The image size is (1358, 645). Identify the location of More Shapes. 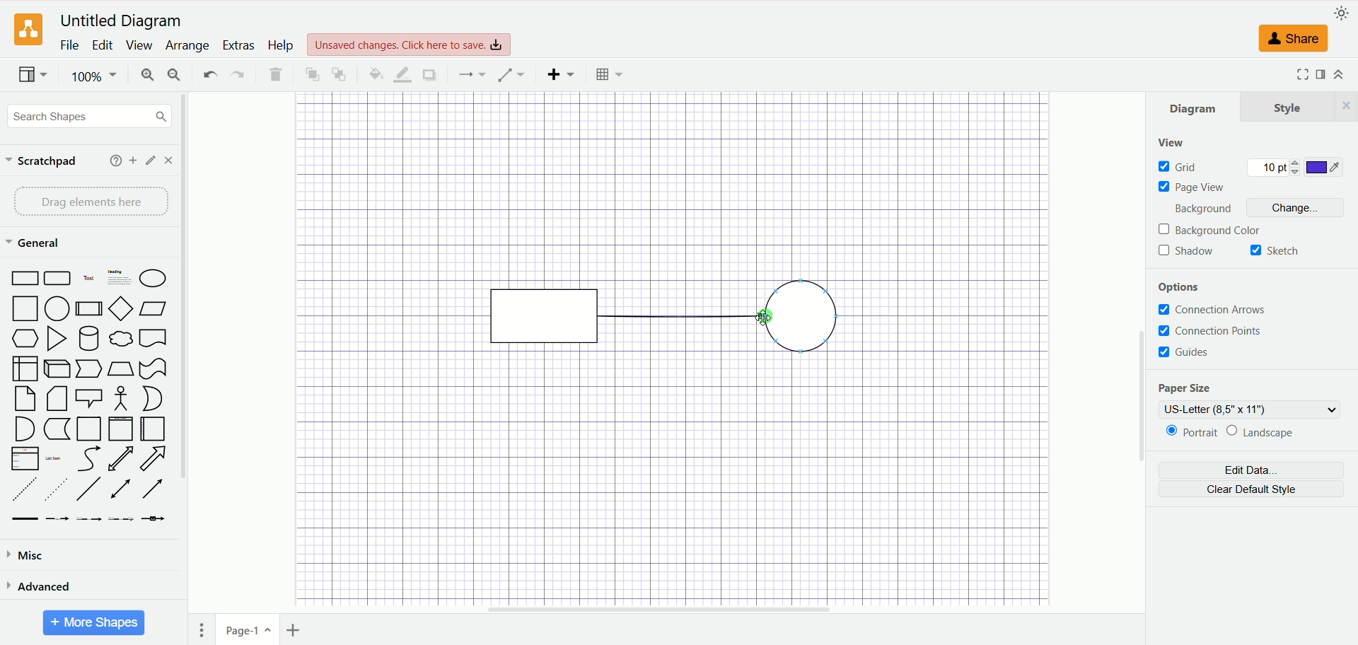
(94, 622).